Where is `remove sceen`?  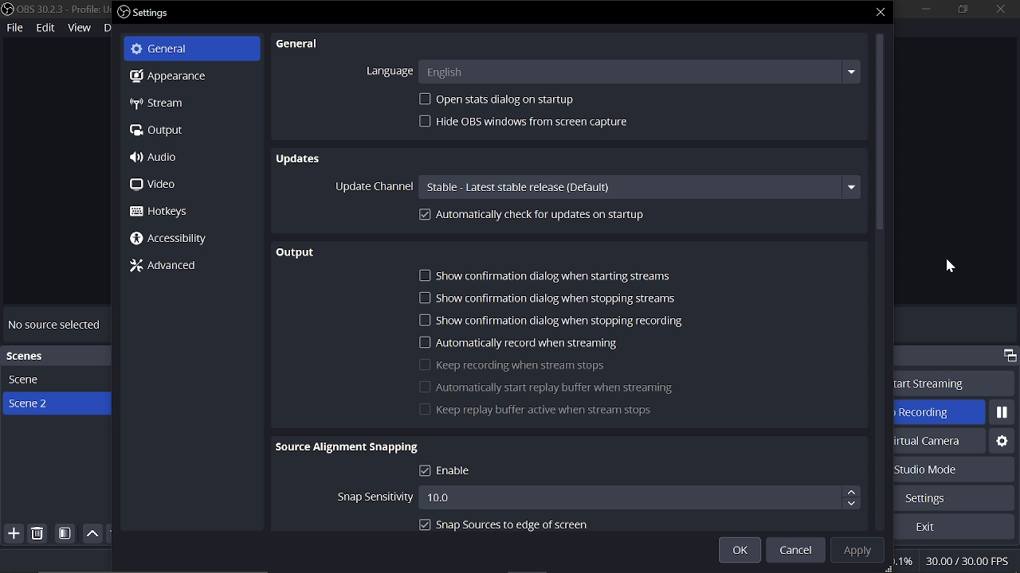
remove sceen is located at coordinates (38, 534).